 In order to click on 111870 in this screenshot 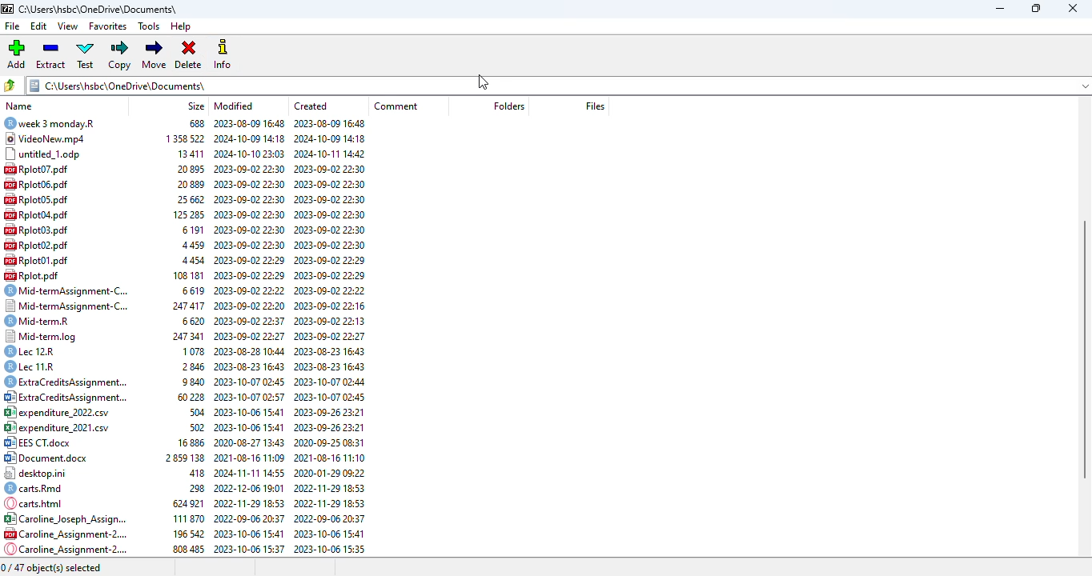, I will do `click(187, 518)`.